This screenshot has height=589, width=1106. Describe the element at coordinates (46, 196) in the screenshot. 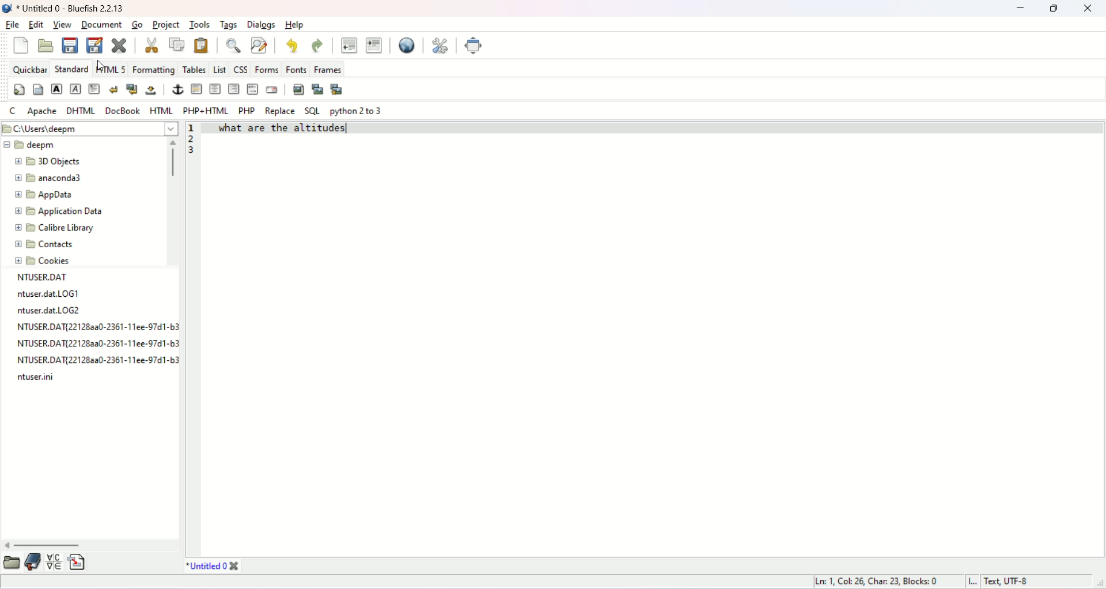

I see `app data` at that location.